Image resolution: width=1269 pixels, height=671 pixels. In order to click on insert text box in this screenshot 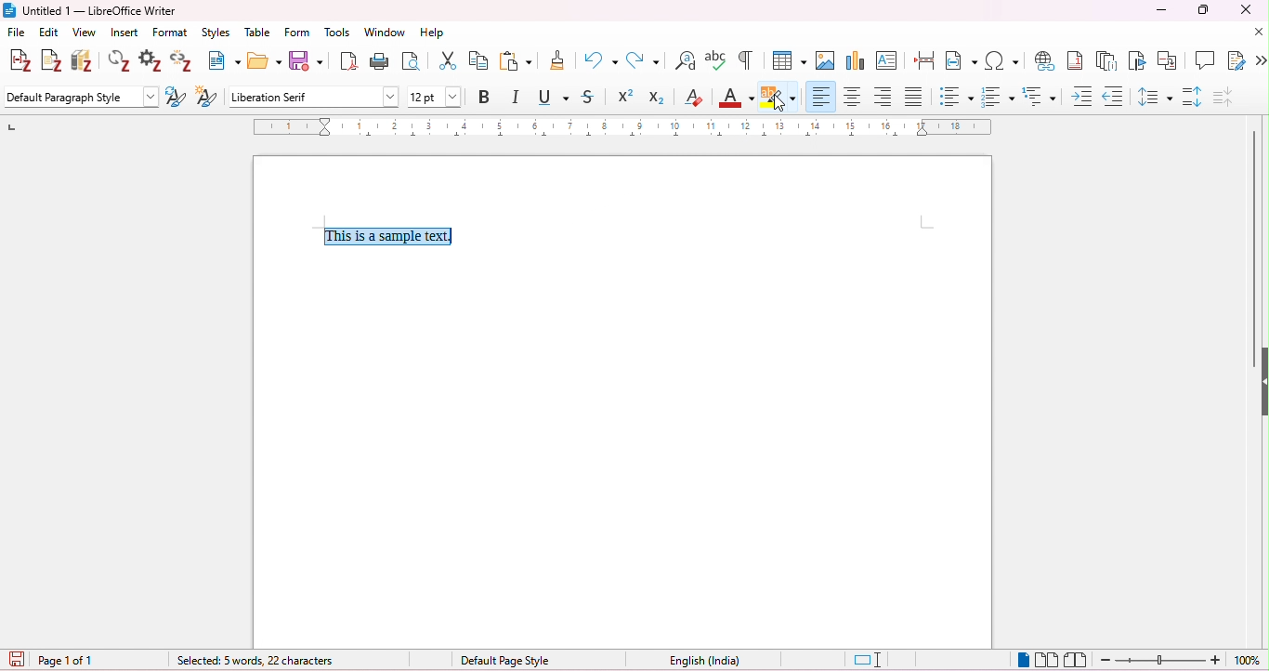, I will do `click(887, 62)`.